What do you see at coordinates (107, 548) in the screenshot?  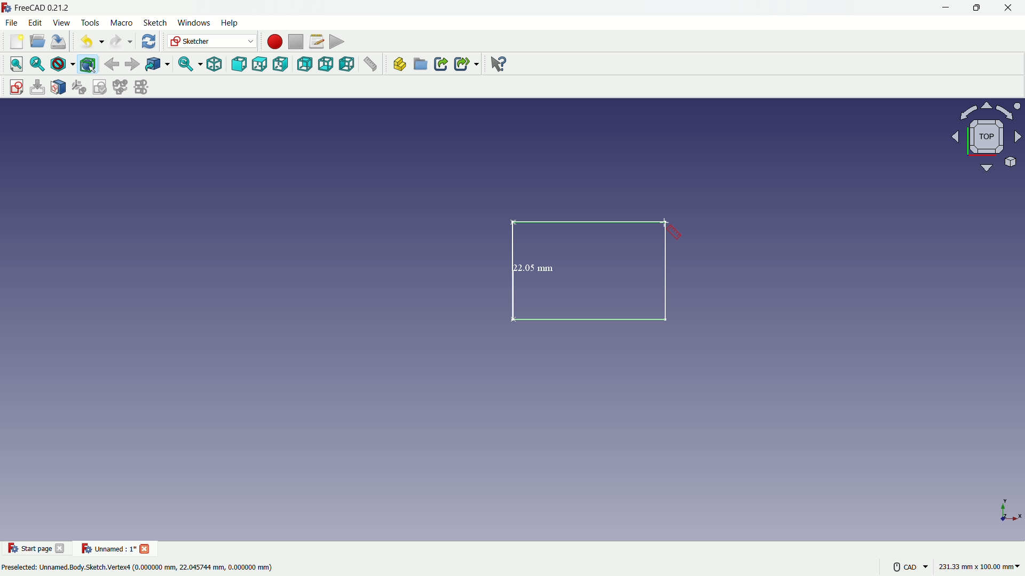 I see `current project name` at bounding box center [107, 548].